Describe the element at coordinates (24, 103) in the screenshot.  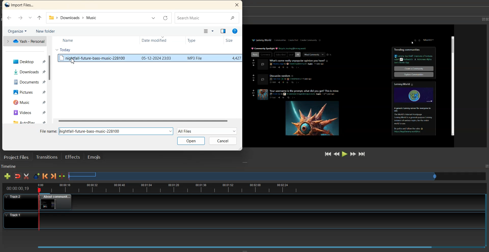
I see `Music` at that location.